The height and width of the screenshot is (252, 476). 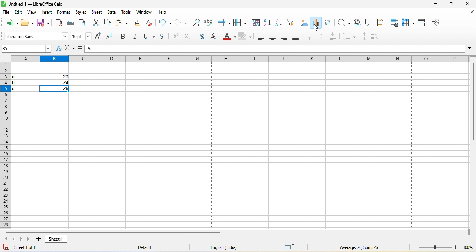 I want to click on view, so click(x=33, y=14).